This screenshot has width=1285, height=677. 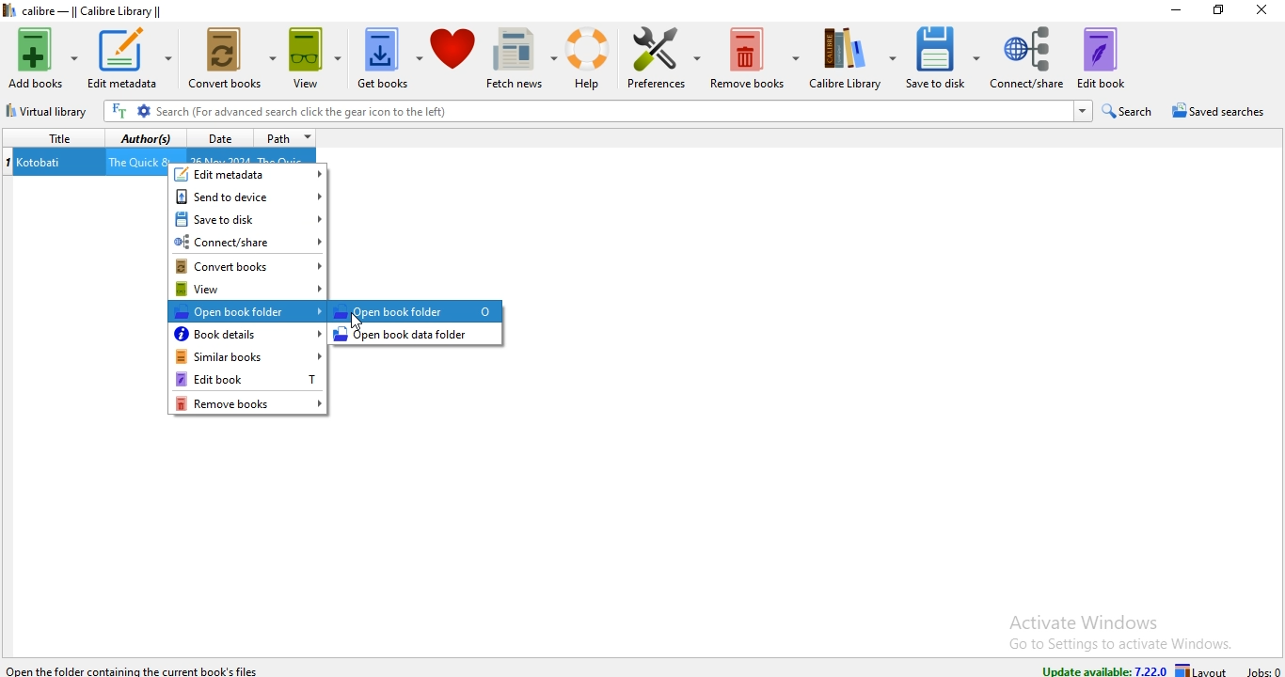 What do you see at coordinates (247, 405) in the screenshot?
I see `remove books` at bounding box center [247, 405].